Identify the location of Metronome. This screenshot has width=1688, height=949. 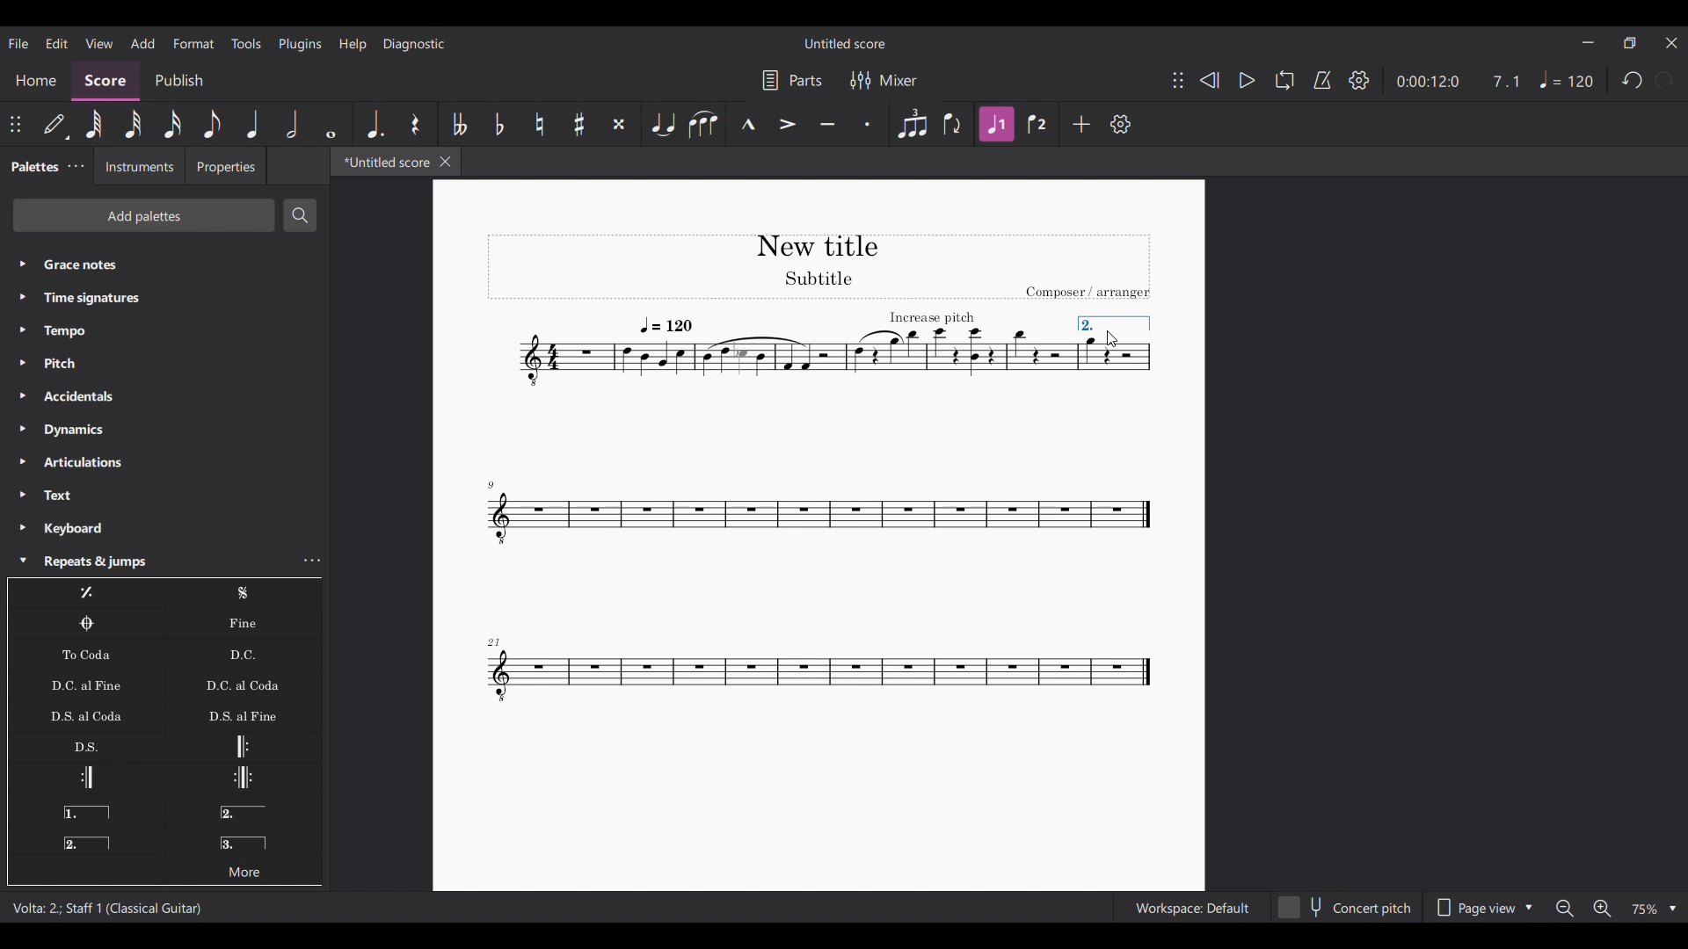
(1322, 80).